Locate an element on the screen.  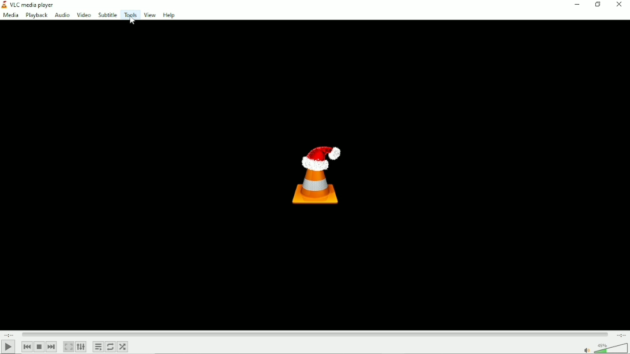
VLC media player is located at coordinates (28, 5).